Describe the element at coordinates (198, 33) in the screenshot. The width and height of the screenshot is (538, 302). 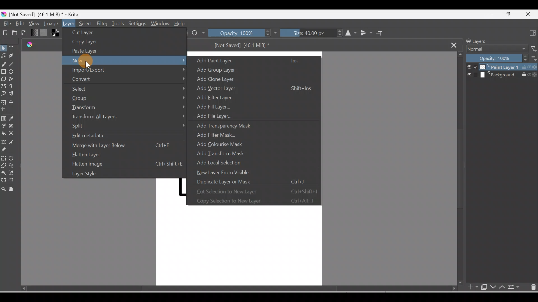
I see `Reload original preset` at that location.